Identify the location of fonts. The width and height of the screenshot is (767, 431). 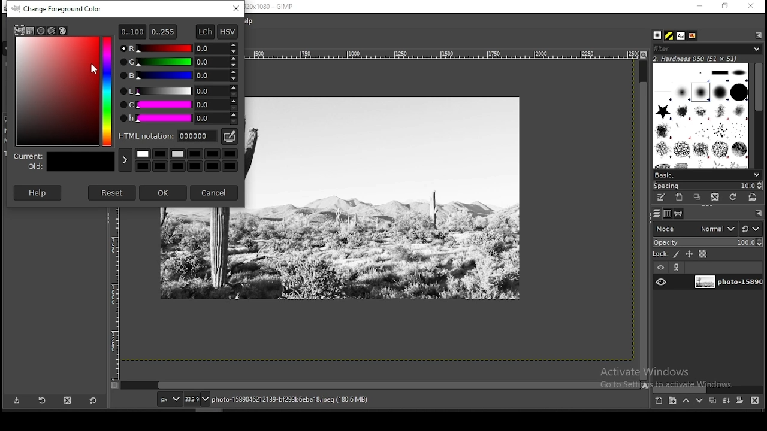
(682, 35).